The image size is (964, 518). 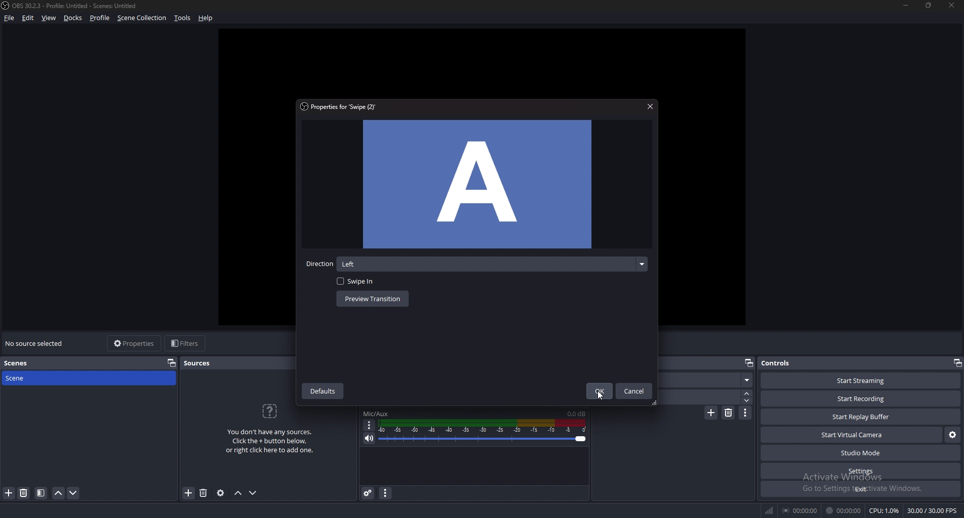 What do you see at coordinates (957, 363) in the screenshot?
I see `pop out` at bounding box center [957, 363].